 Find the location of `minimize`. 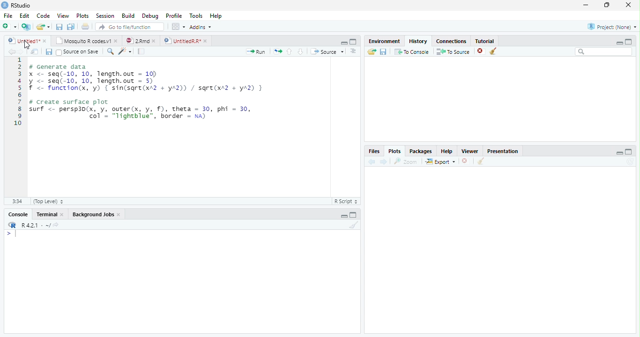

minimize is located at coordinates (619, 153).